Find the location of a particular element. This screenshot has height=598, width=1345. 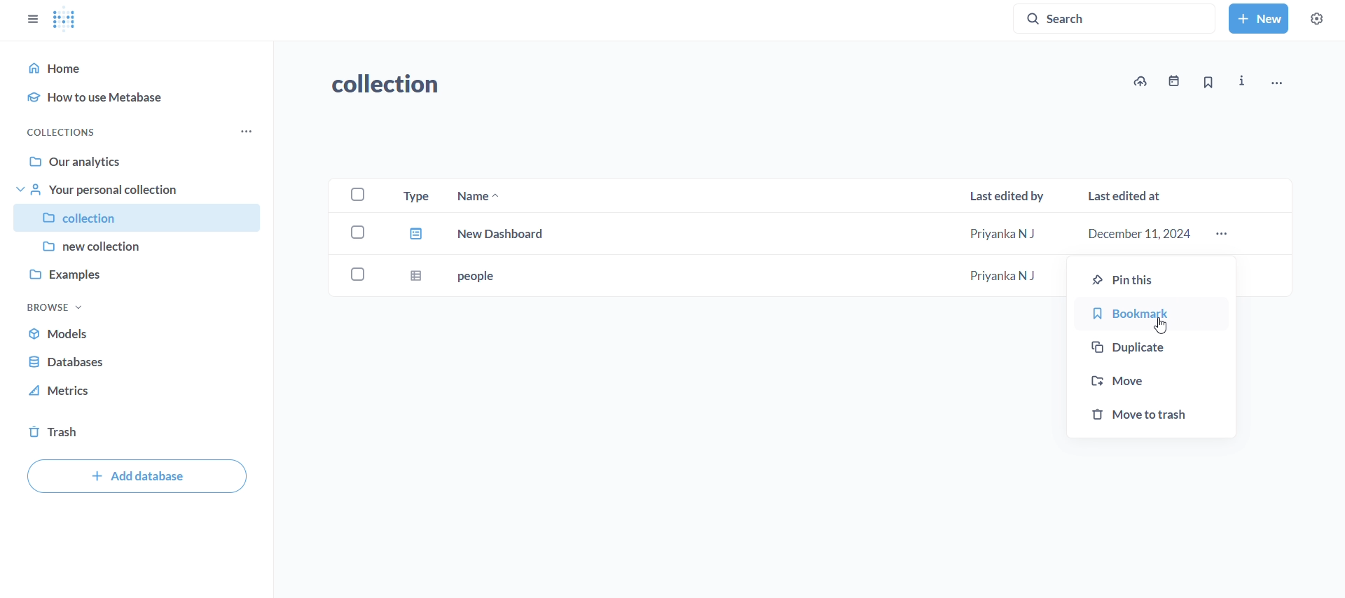

more is located at coordinates (248, 131).